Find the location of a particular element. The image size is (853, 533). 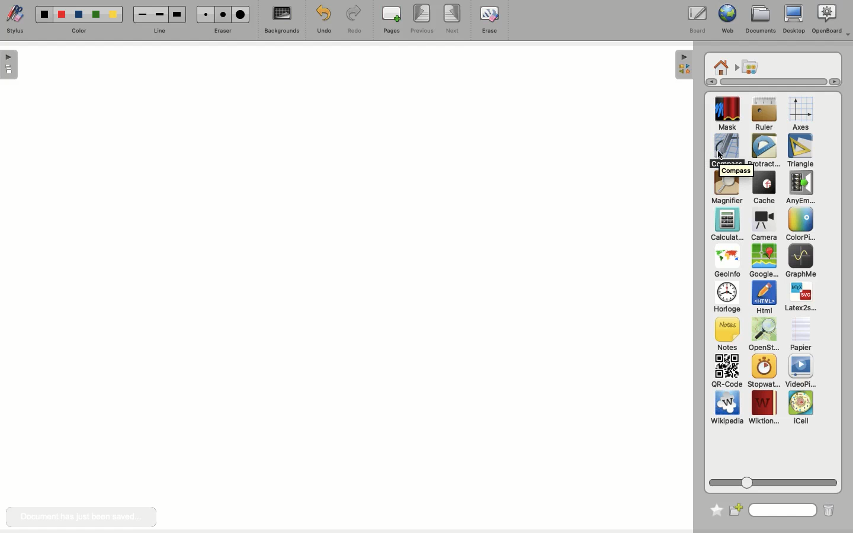

Calculator is located at coordinates (727, 225).